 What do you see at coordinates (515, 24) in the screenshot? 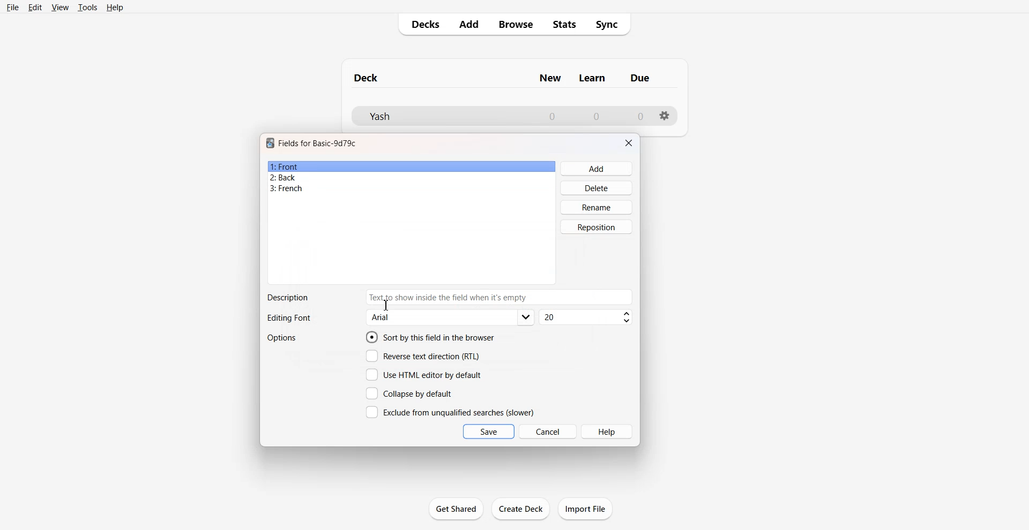
I see `Browse` at bounding box center [515, 24].